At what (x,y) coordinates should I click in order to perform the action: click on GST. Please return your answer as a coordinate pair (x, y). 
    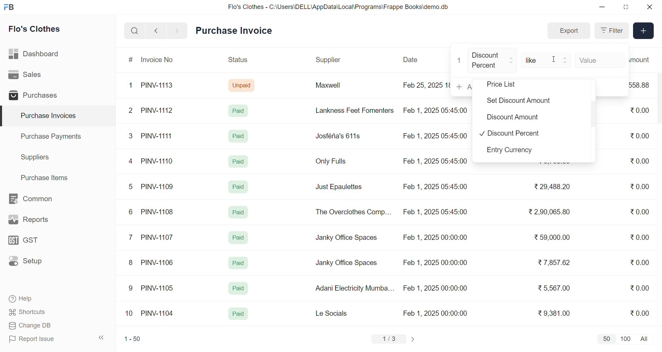
    Looking at the image, I should click on (36, 242).